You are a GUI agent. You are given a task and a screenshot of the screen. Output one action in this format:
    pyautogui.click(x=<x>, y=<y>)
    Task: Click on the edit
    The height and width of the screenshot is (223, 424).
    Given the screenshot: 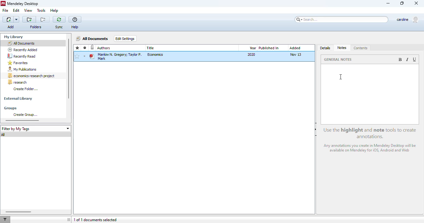 What is the action you would take?
    pyautogui.click(x=16, y=10)
    